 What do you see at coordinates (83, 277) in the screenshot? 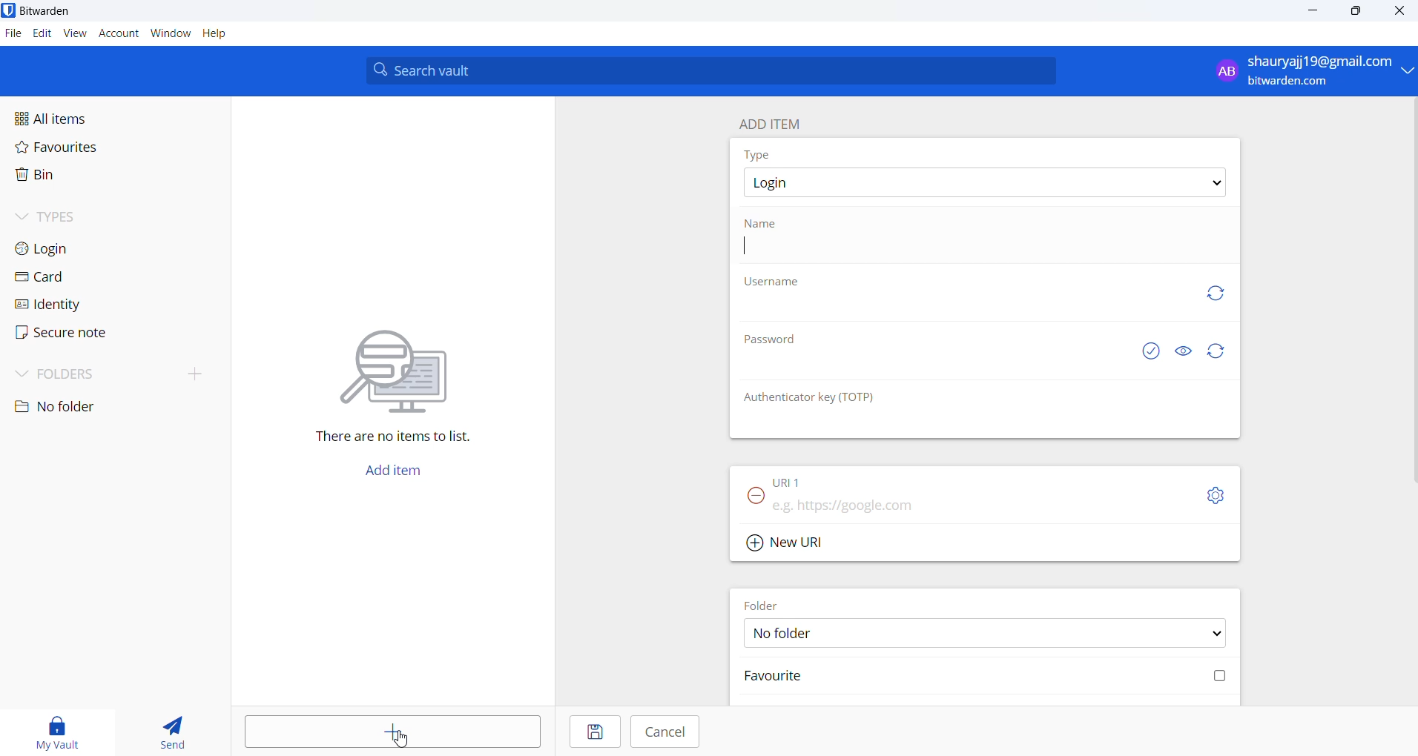
I see `card` at bounding box center [83, 277].